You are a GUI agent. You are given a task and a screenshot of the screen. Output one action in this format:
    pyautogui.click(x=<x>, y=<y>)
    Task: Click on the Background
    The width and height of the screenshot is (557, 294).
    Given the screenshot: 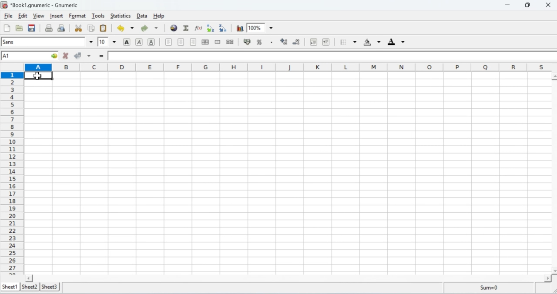 What is the action you would take?
    pyautogui.click(x=372, y=43)
    